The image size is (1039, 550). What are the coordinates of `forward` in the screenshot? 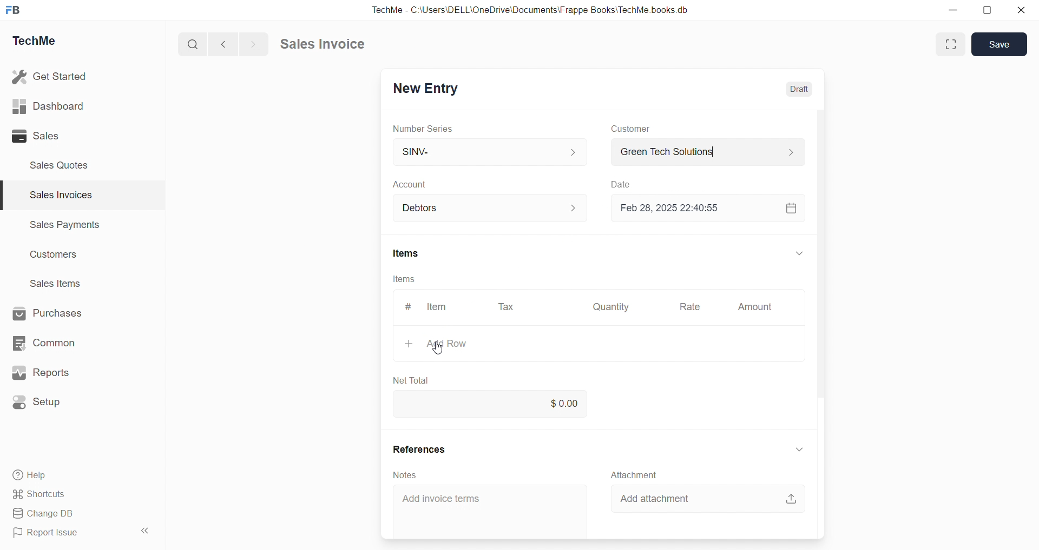 It's located at (252, 44).